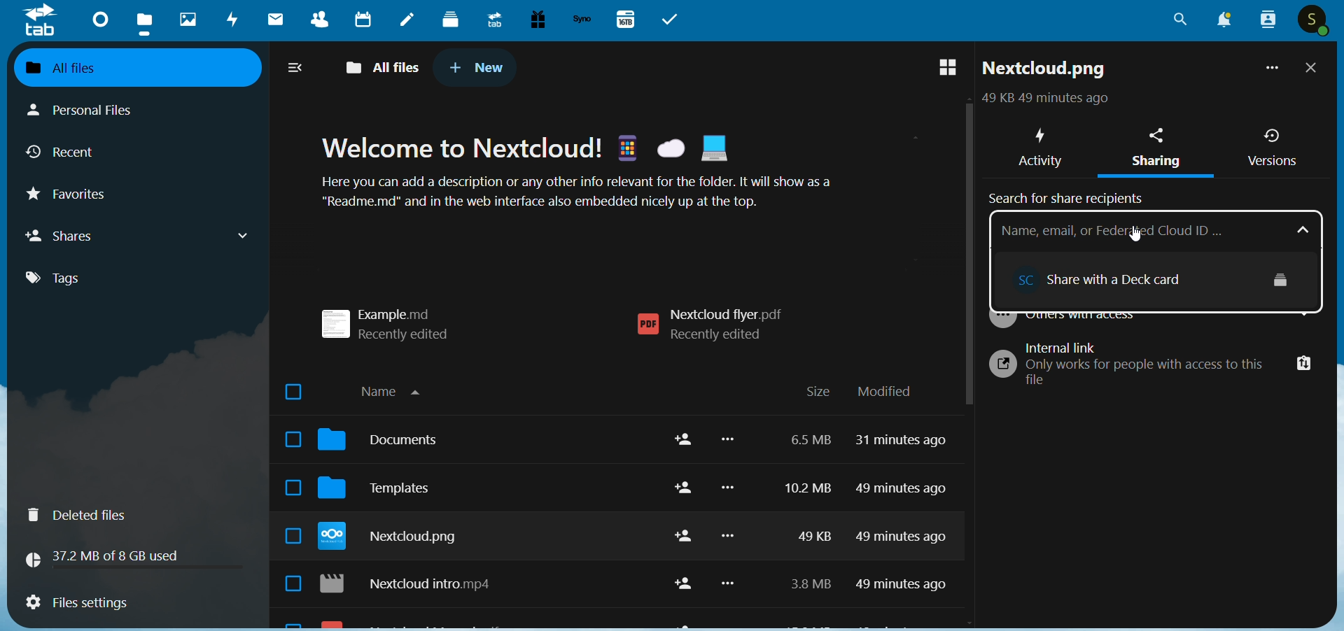  I want to click on dashboard, so click(97, 18).